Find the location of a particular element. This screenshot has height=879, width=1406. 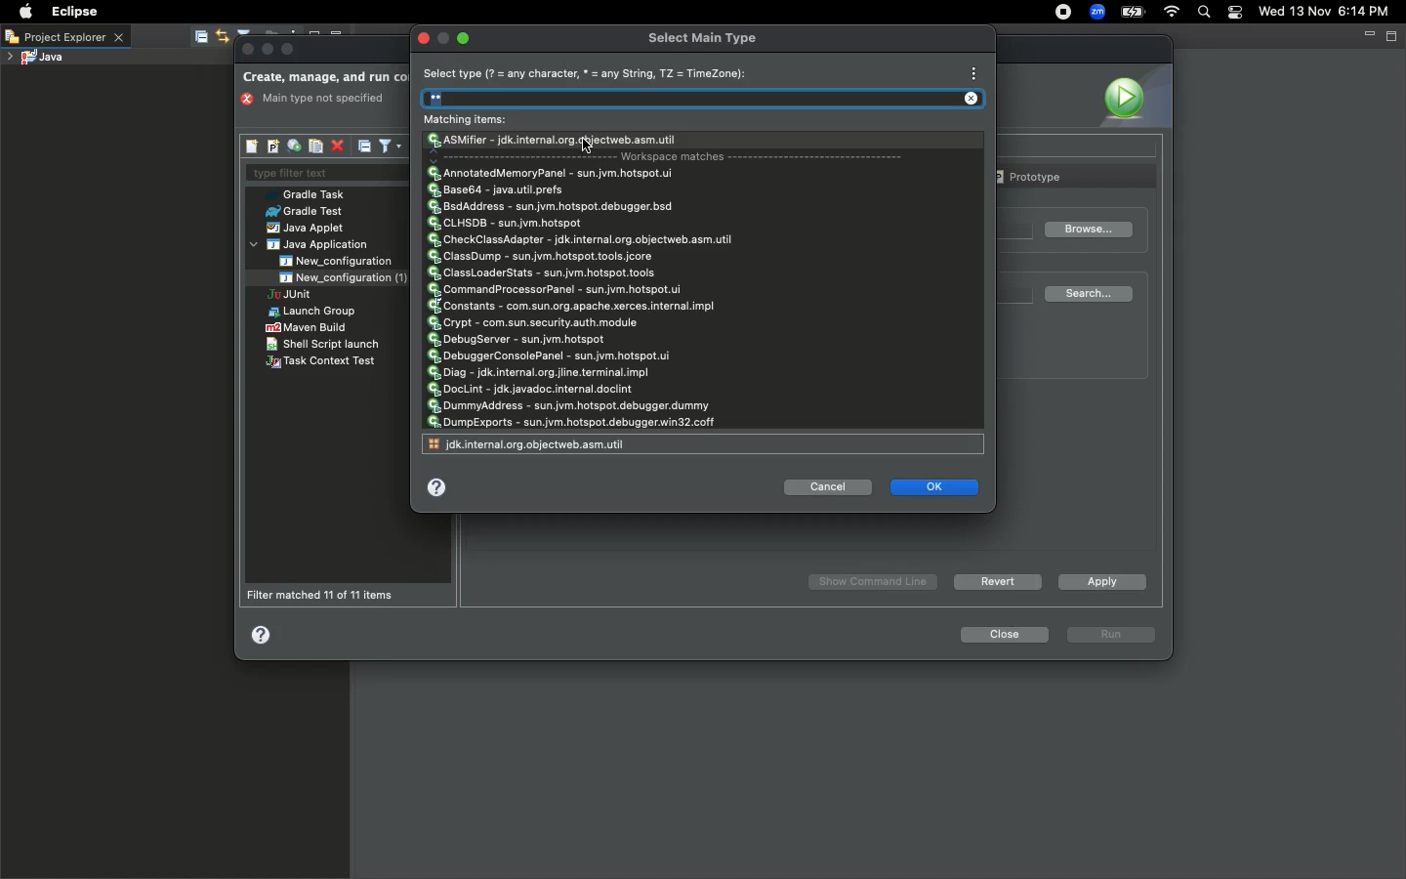

Type filter text is located at coordinates (321, 174).